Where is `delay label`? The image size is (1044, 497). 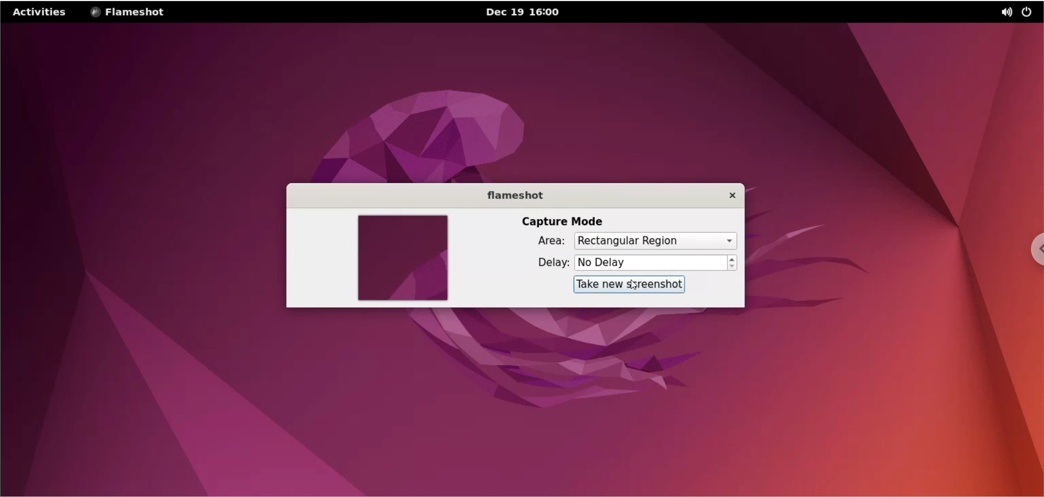
delay label is located at coordinates (547, 264).